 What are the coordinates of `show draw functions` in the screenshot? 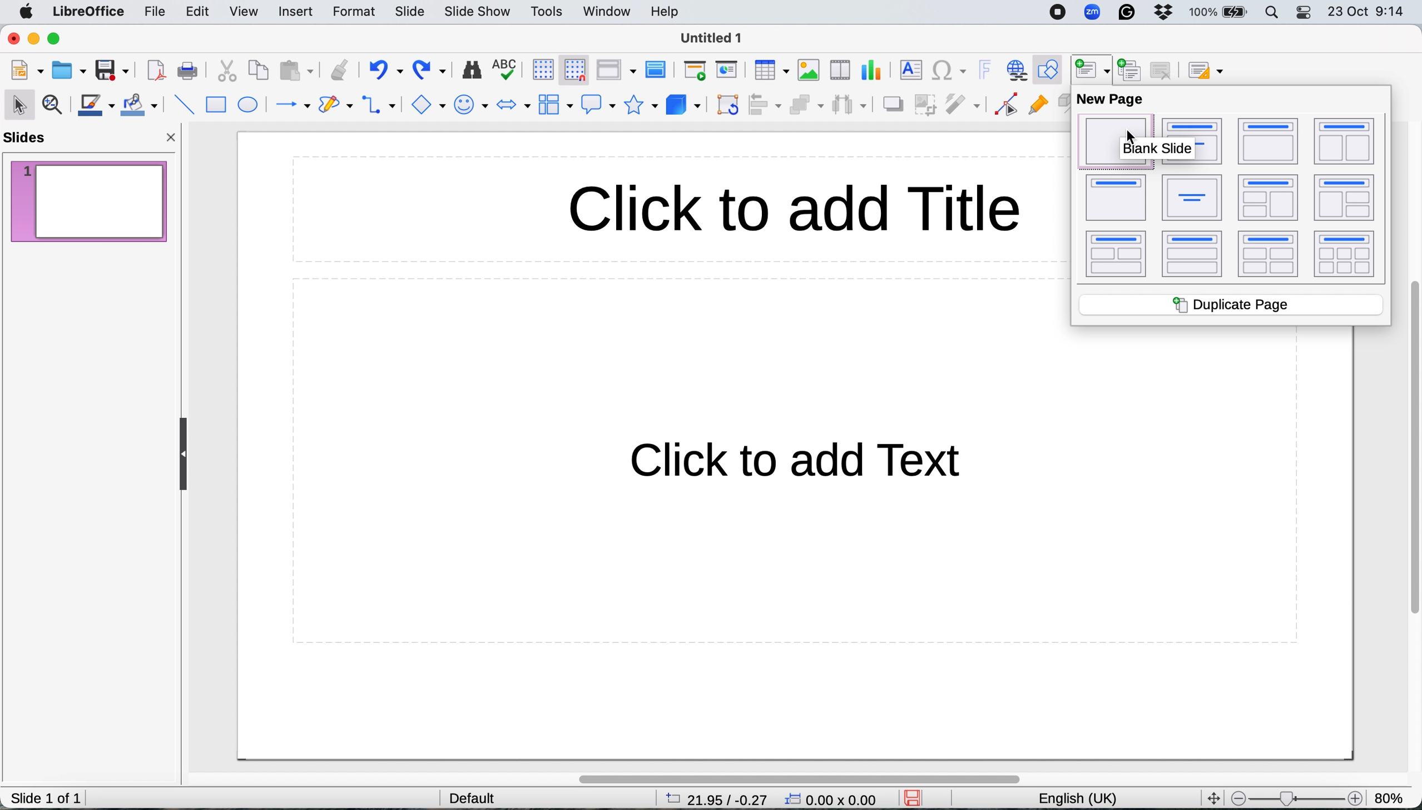 It's located at (1048, 68).